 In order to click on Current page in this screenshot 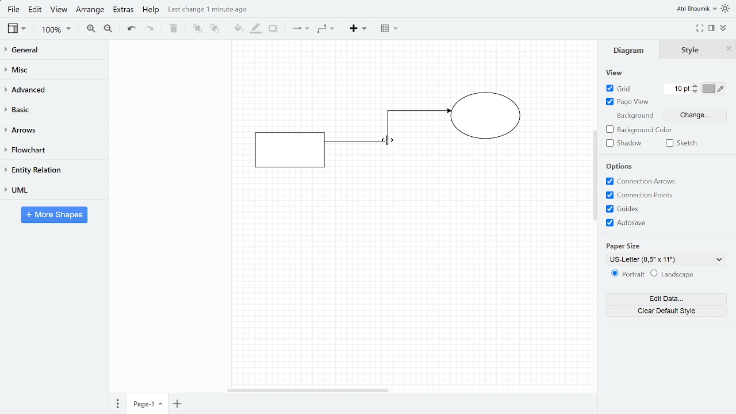, I will do `click(176, 404)`.